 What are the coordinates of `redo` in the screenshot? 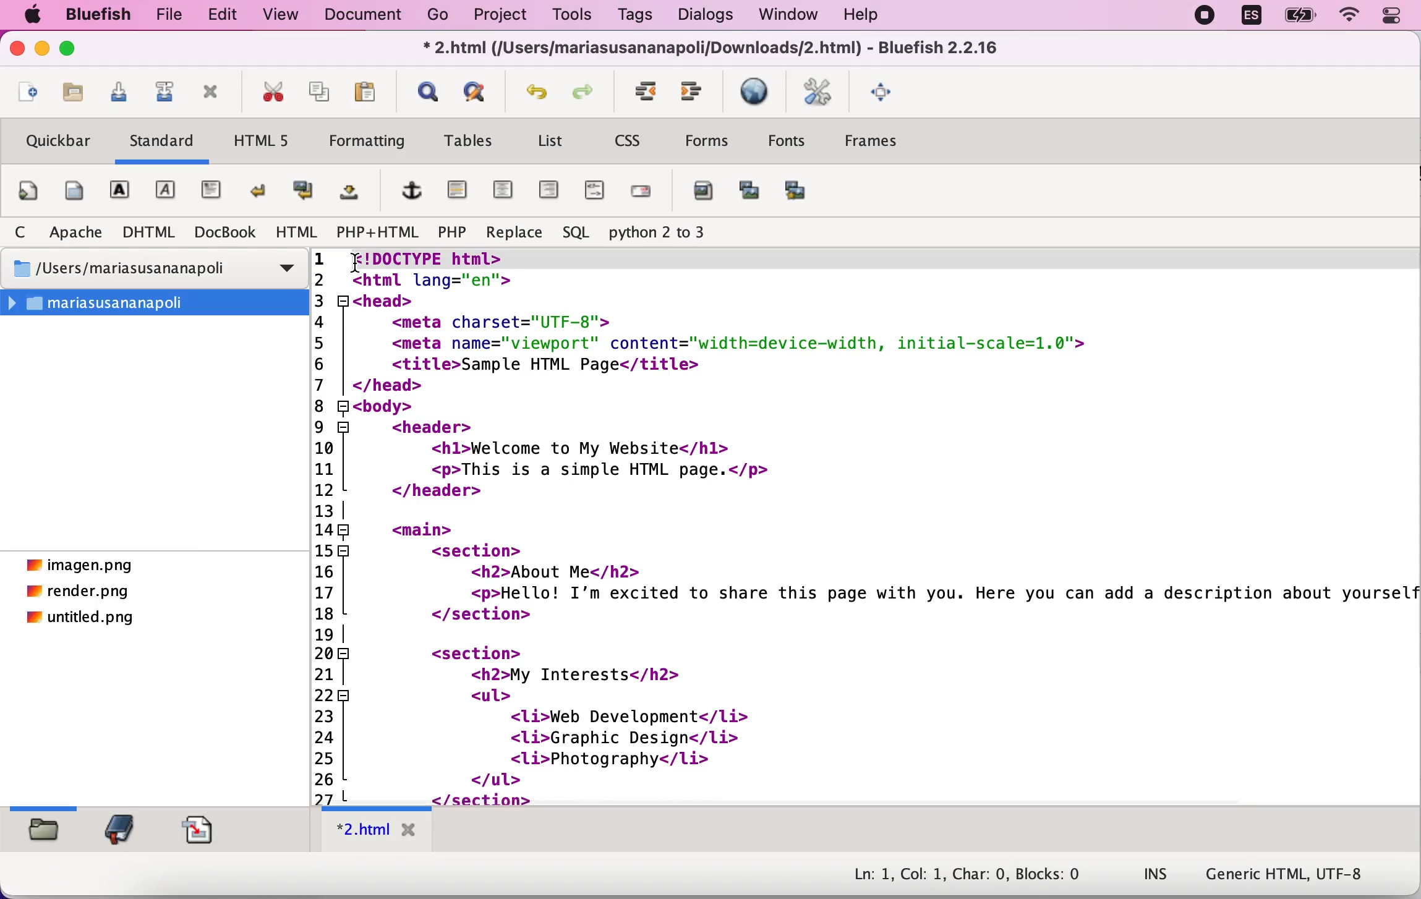 It's located at (589, 92).